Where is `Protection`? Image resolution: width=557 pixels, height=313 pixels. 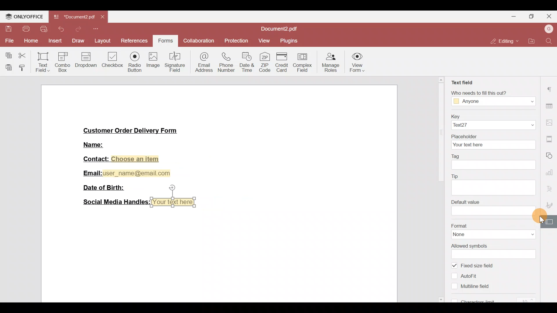
Protection is located at coordinates (235, 41).